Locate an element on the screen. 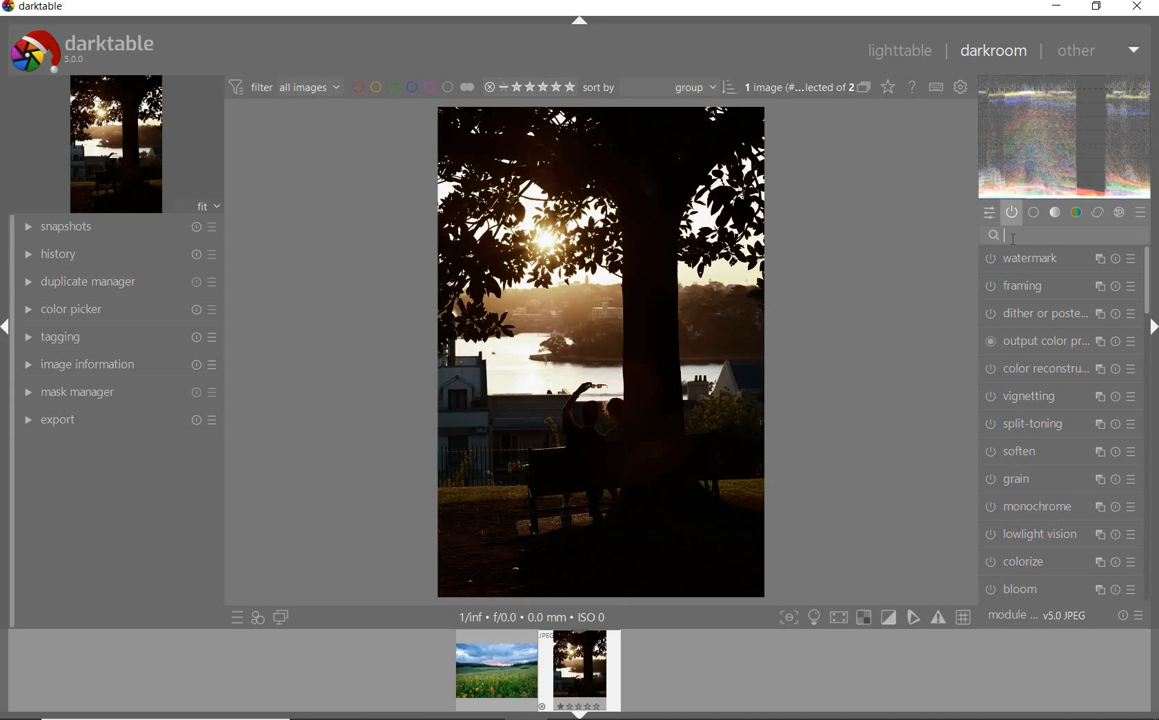  tagging is located at coordinates (117, 336).